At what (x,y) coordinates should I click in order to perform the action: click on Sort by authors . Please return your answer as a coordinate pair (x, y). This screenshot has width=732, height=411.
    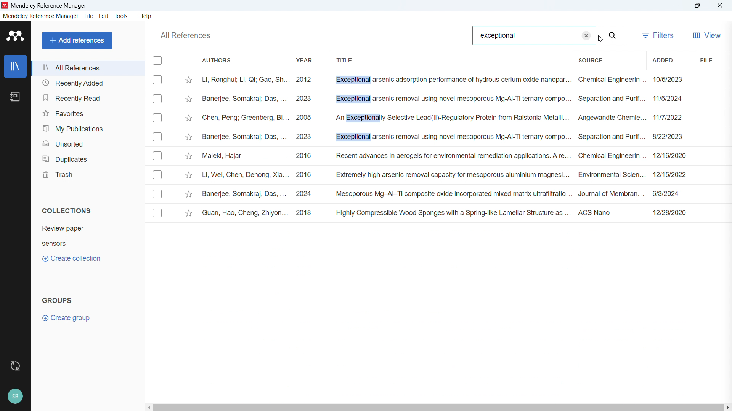
    Looking at the image, I should click on (217, 60).